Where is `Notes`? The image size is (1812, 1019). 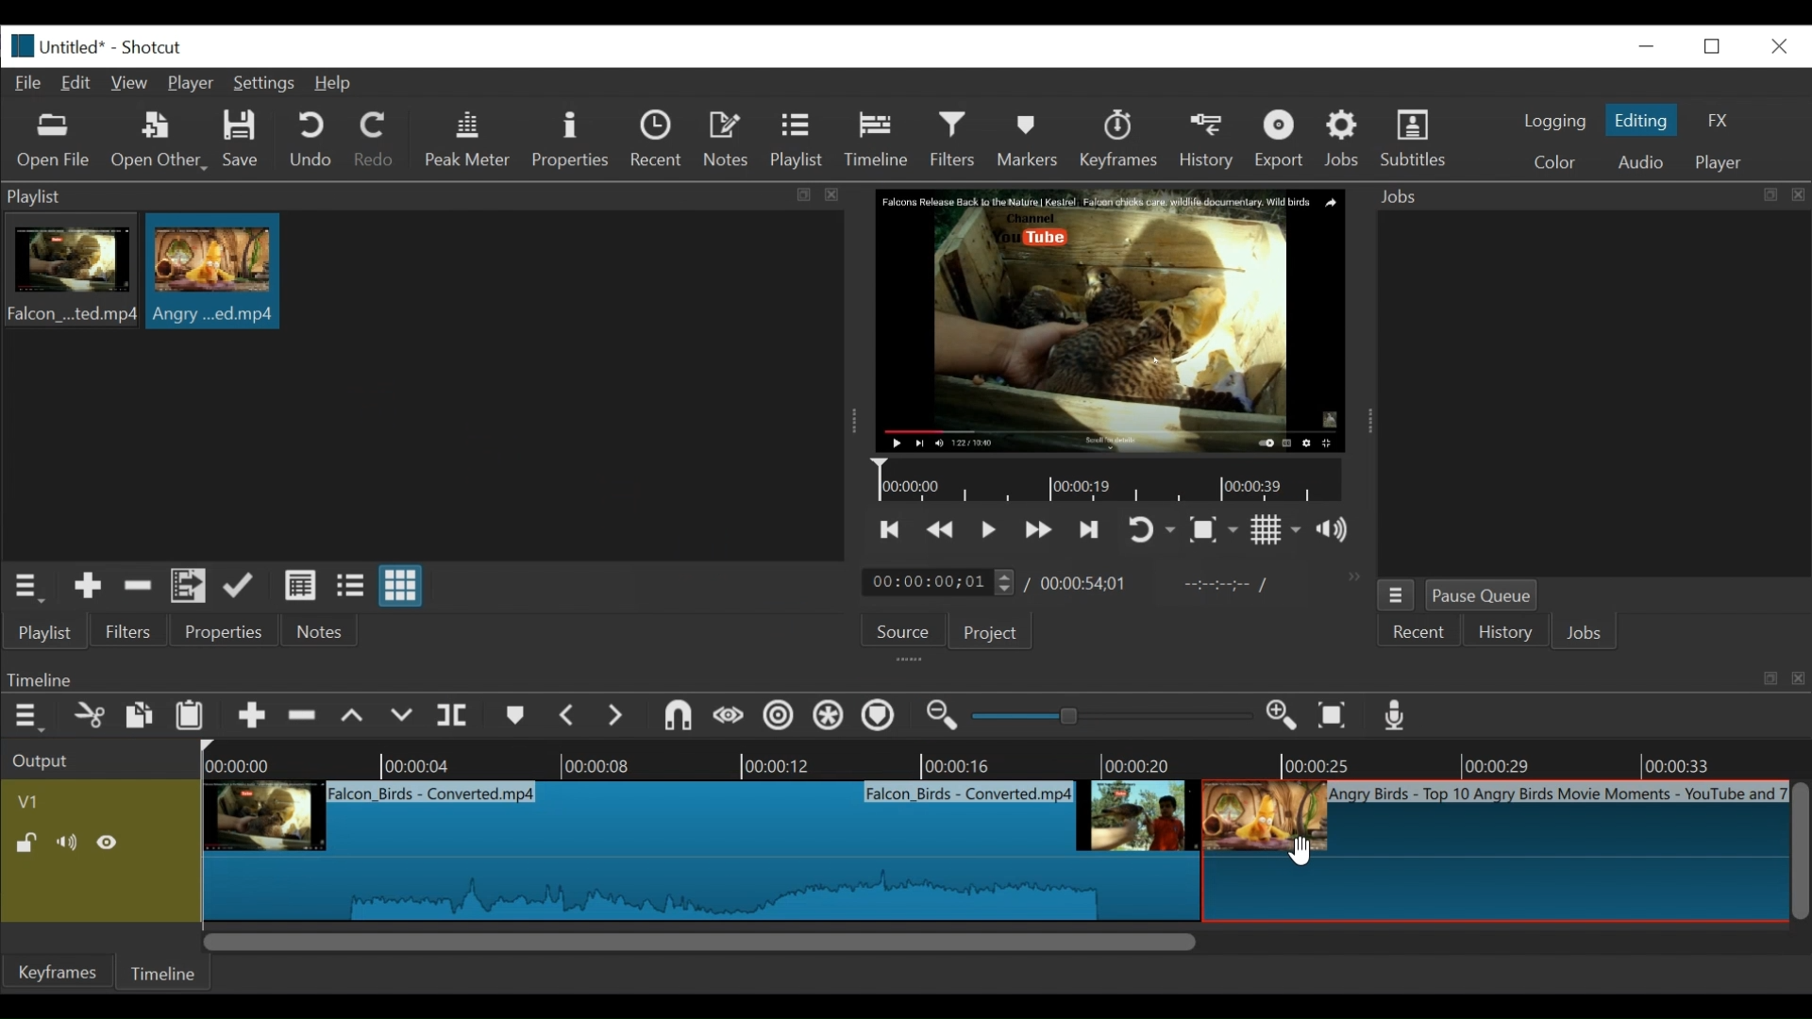
Notes is located at coordinates (320, 631).